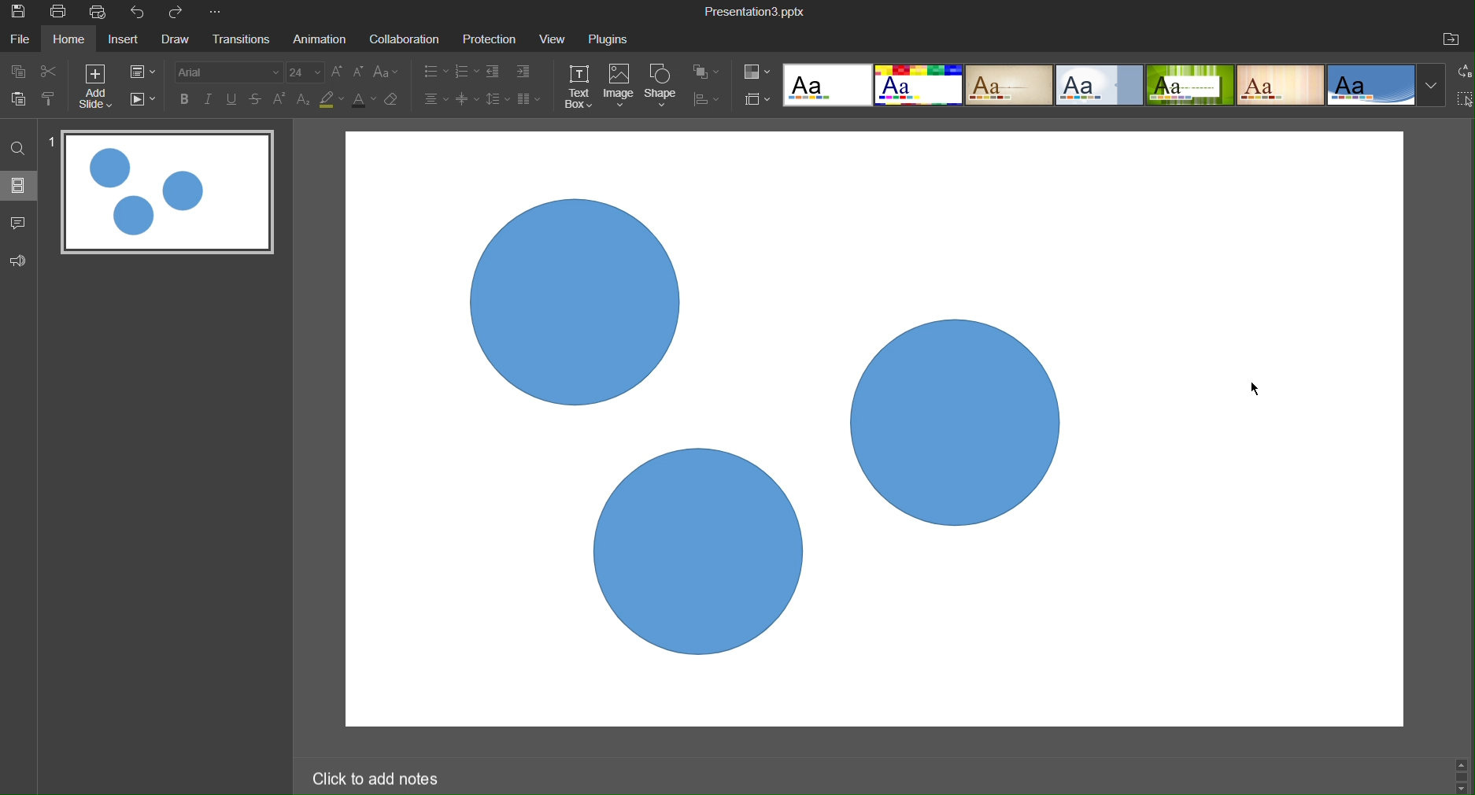 The width and height of the screenshot is (1475, 795). Describe the element at coordinates (212, 99) in the screenshot. I see `Italic` at that location.